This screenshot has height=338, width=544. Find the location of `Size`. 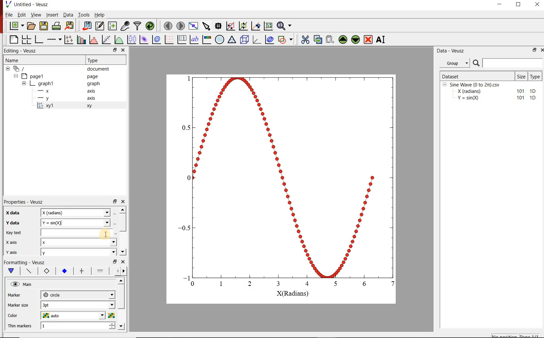

Size is located at coordinates (522, 76).